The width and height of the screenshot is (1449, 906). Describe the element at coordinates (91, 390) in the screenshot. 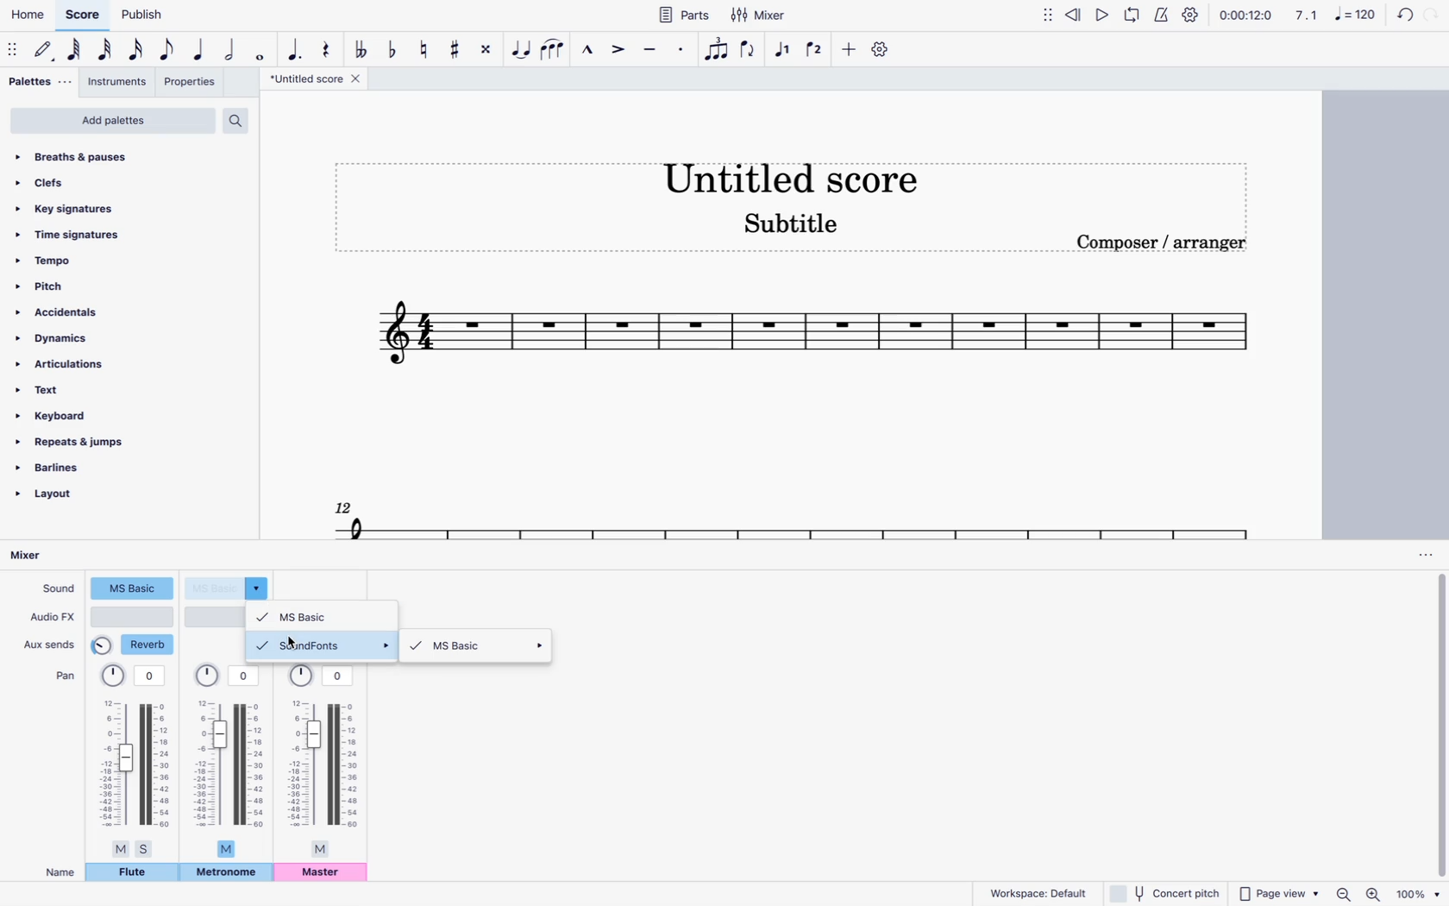

I see `text` at that location.